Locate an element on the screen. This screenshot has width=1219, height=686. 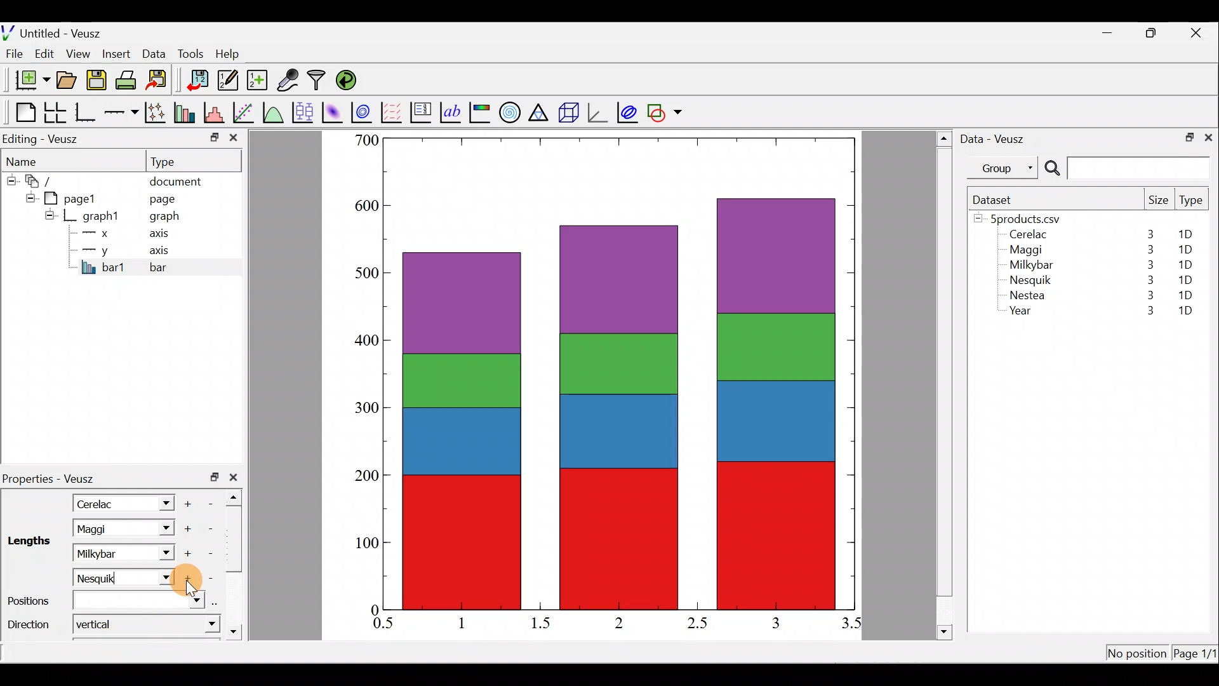
Editing - Veusz is located at coordinates (43, 138).